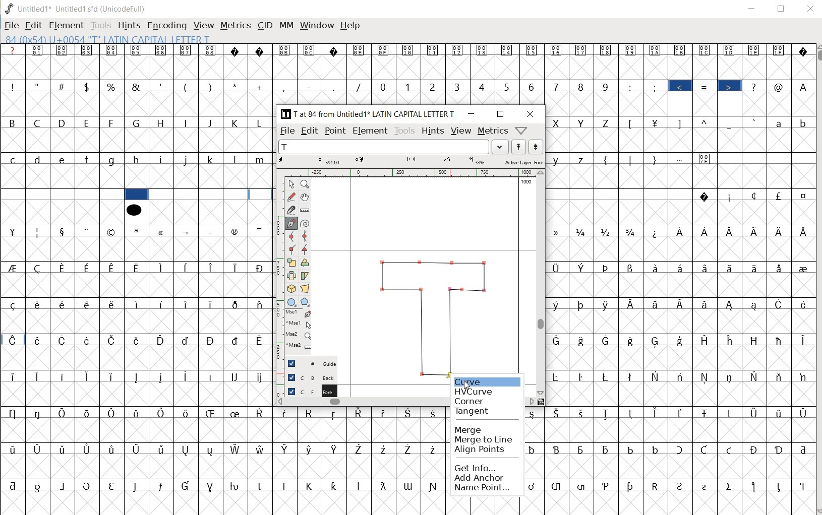  I want to click on Symbol, so click(681, 485).